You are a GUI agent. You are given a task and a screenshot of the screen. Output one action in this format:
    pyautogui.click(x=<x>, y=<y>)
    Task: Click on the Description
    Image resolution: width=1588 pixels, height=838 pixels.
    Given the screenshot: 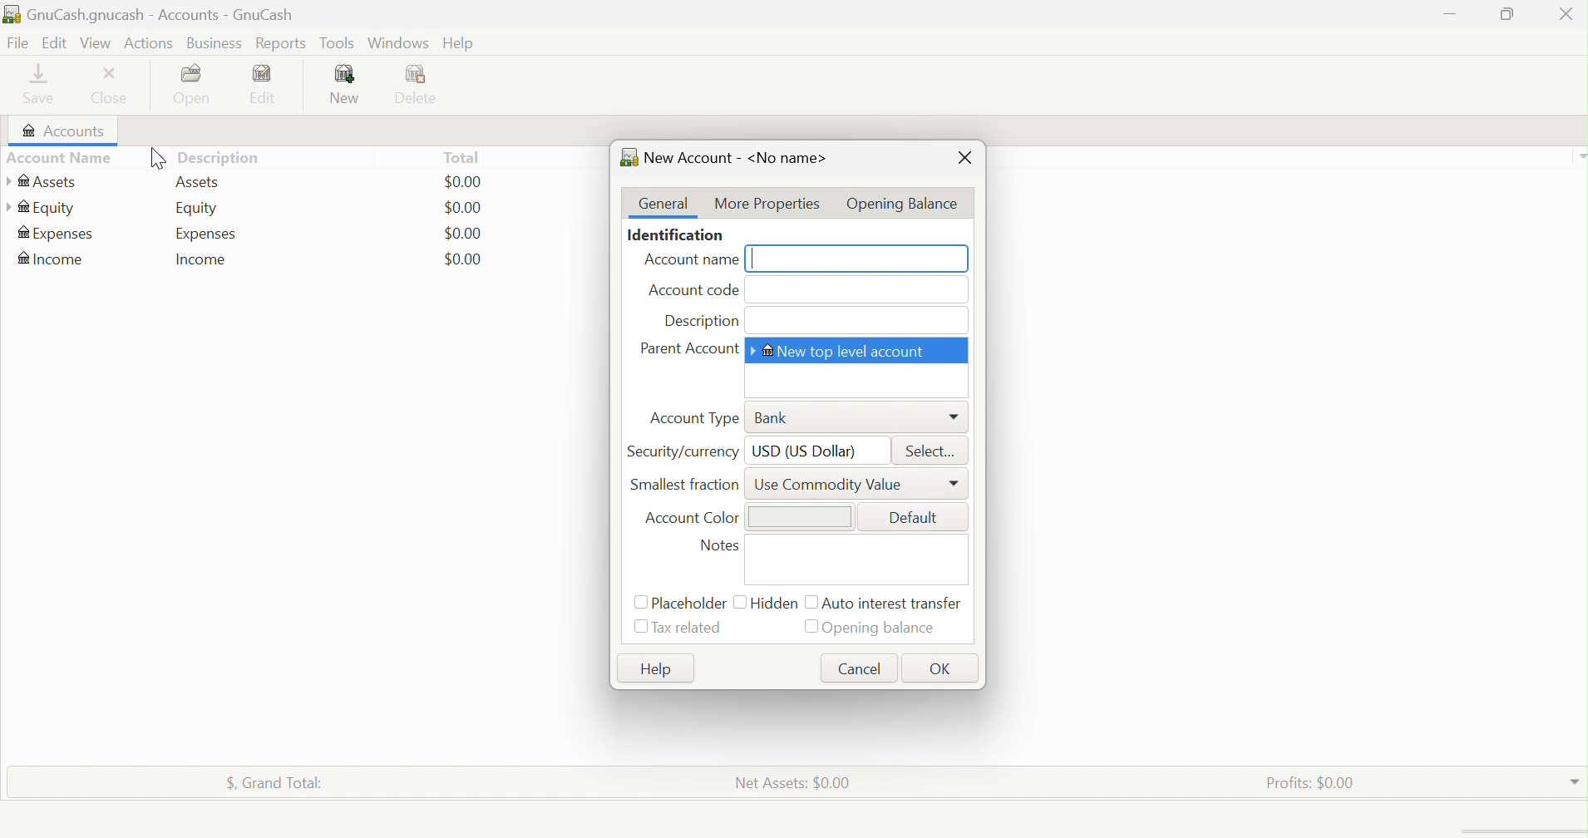 What is the action you would take?
    pyautogui.click(x=701, y=322)
    